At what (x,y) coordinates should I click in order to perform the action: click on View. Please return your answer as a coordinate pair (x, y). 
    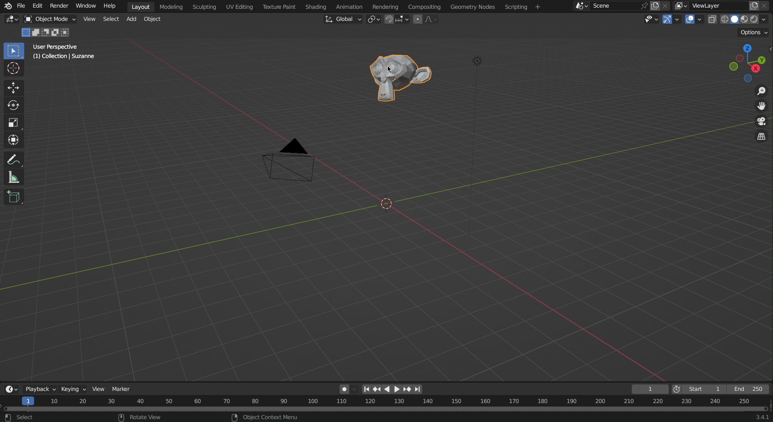
    Looking at the image, I should click on (99, 389).